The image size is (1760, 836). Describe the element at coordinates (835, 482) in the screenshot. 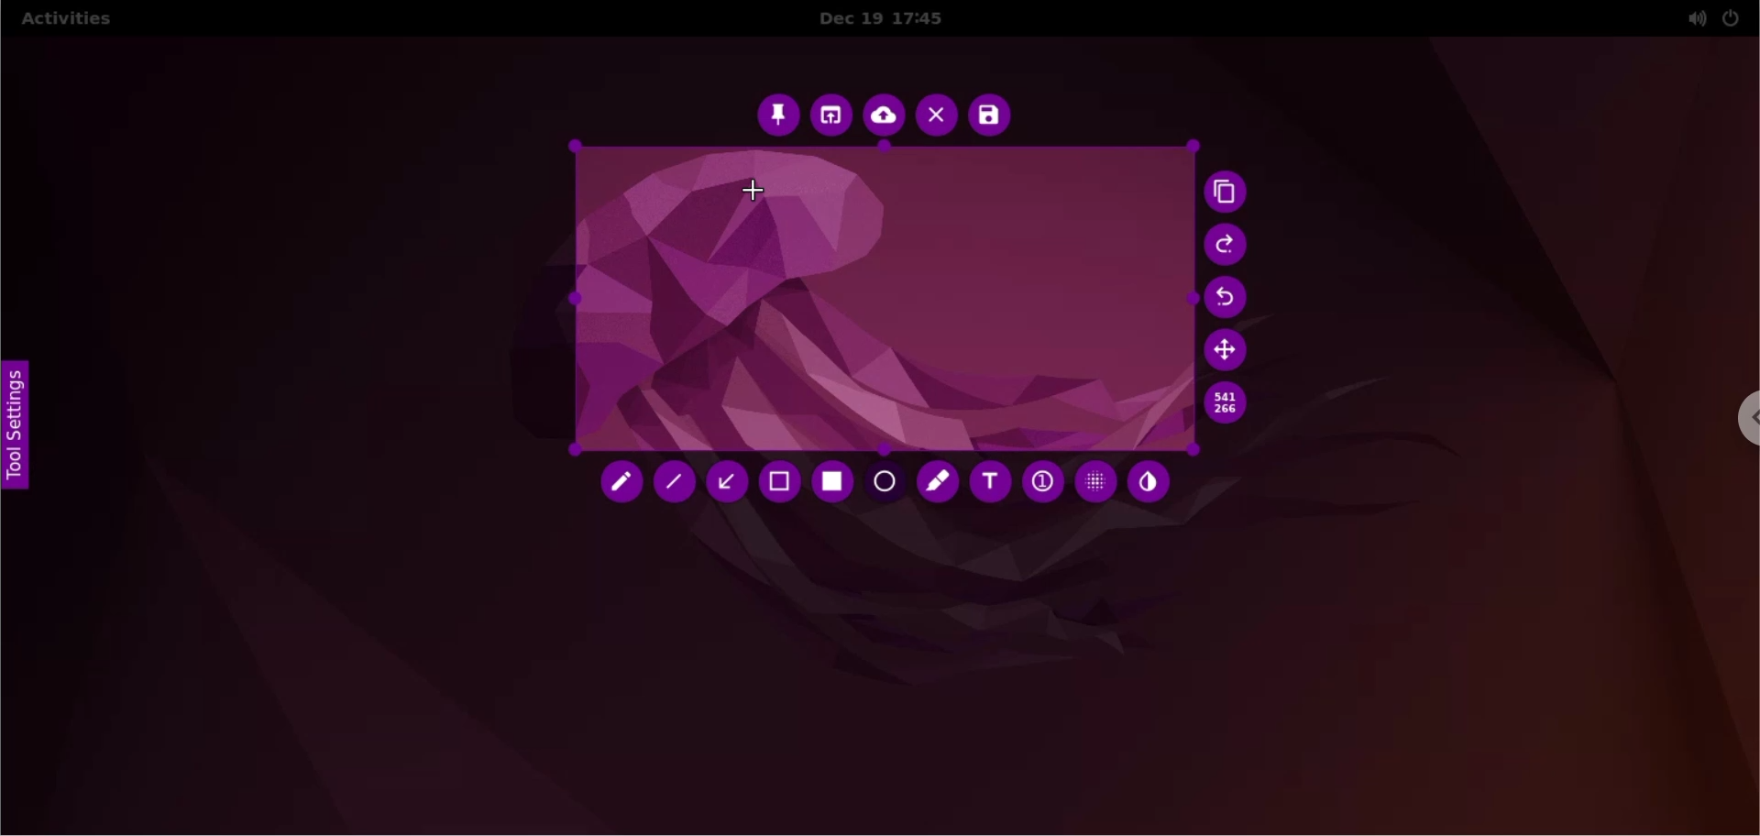

I see `rectangle tool` at that location.